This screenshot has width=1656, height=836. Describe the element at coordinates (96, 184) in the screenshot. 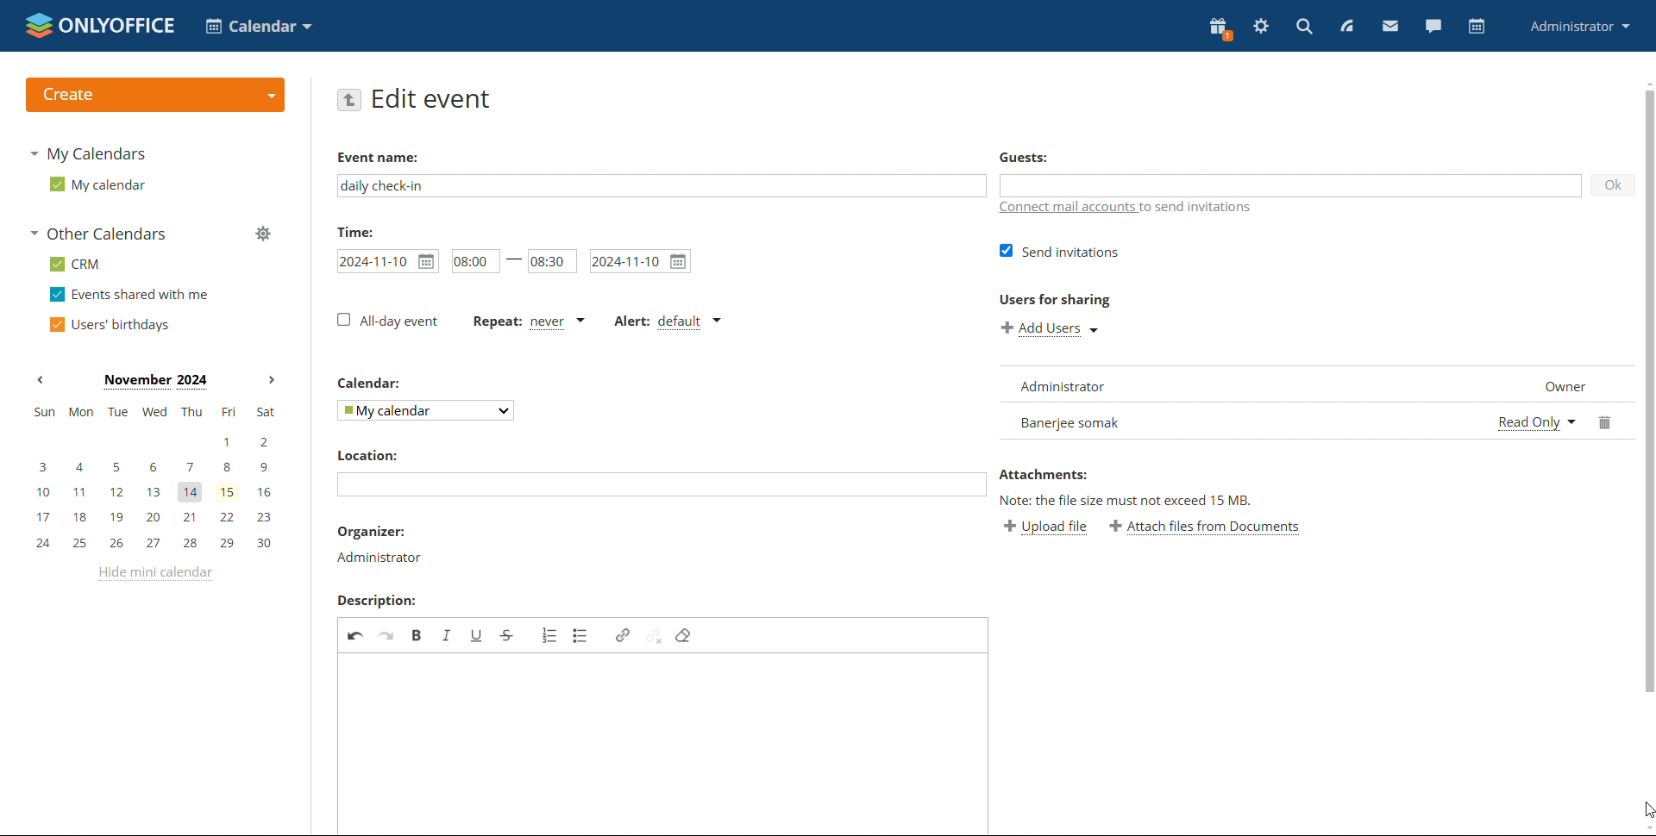

I see `my calendar` at that location.